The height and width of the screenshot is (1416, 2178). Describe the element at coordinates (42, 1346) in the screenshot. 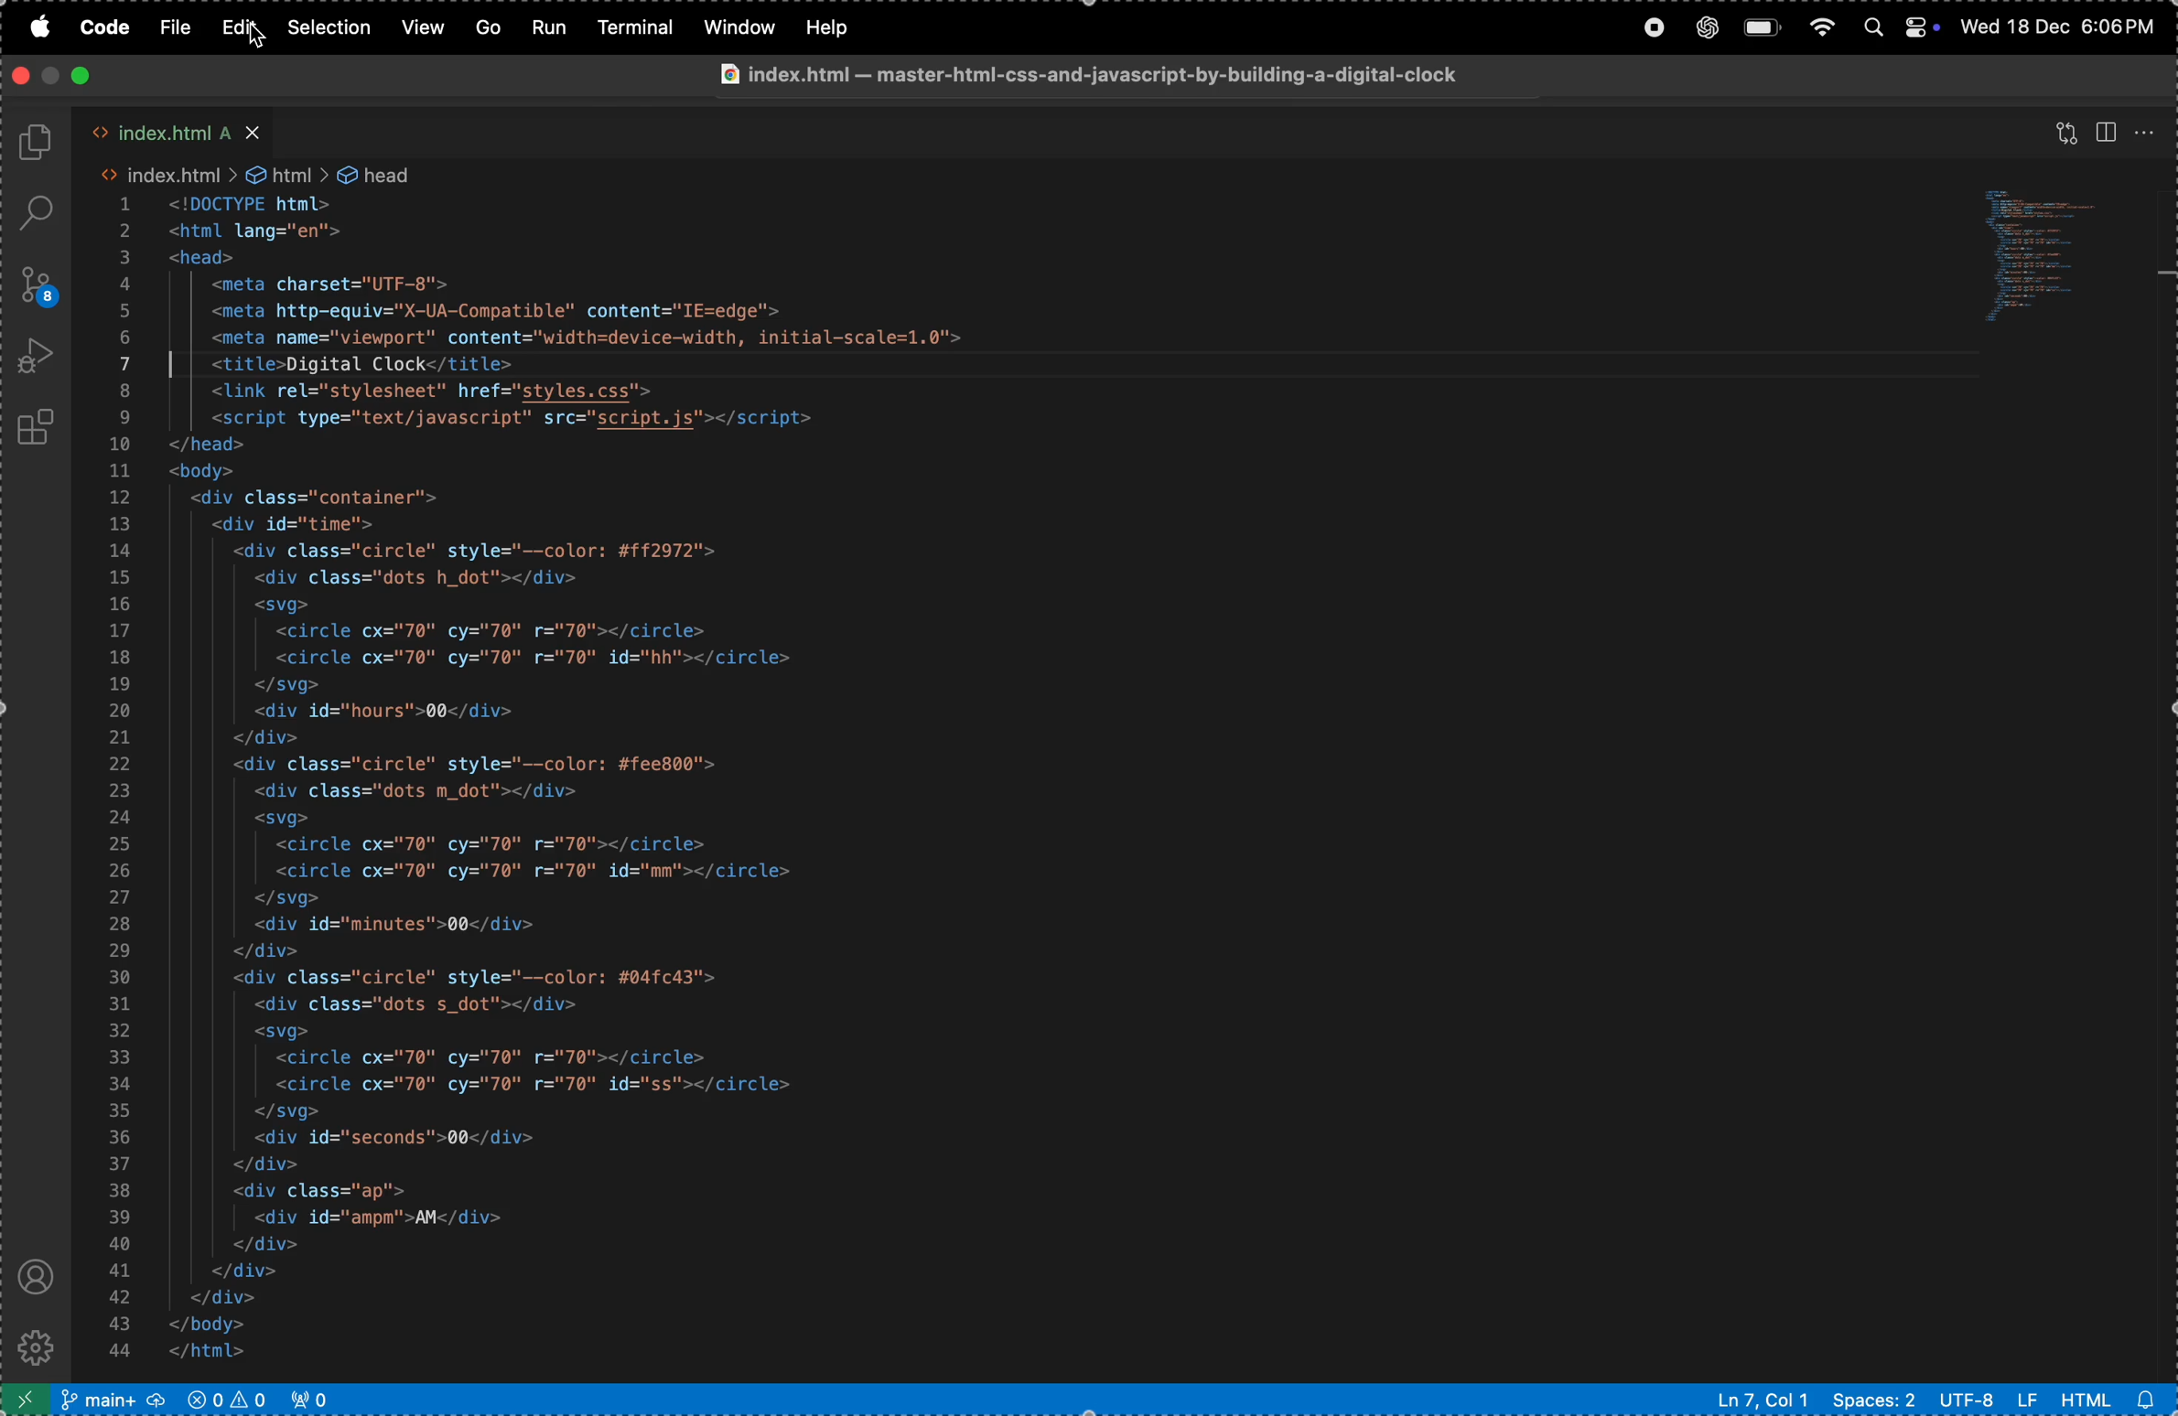

I see `settings` at that location.